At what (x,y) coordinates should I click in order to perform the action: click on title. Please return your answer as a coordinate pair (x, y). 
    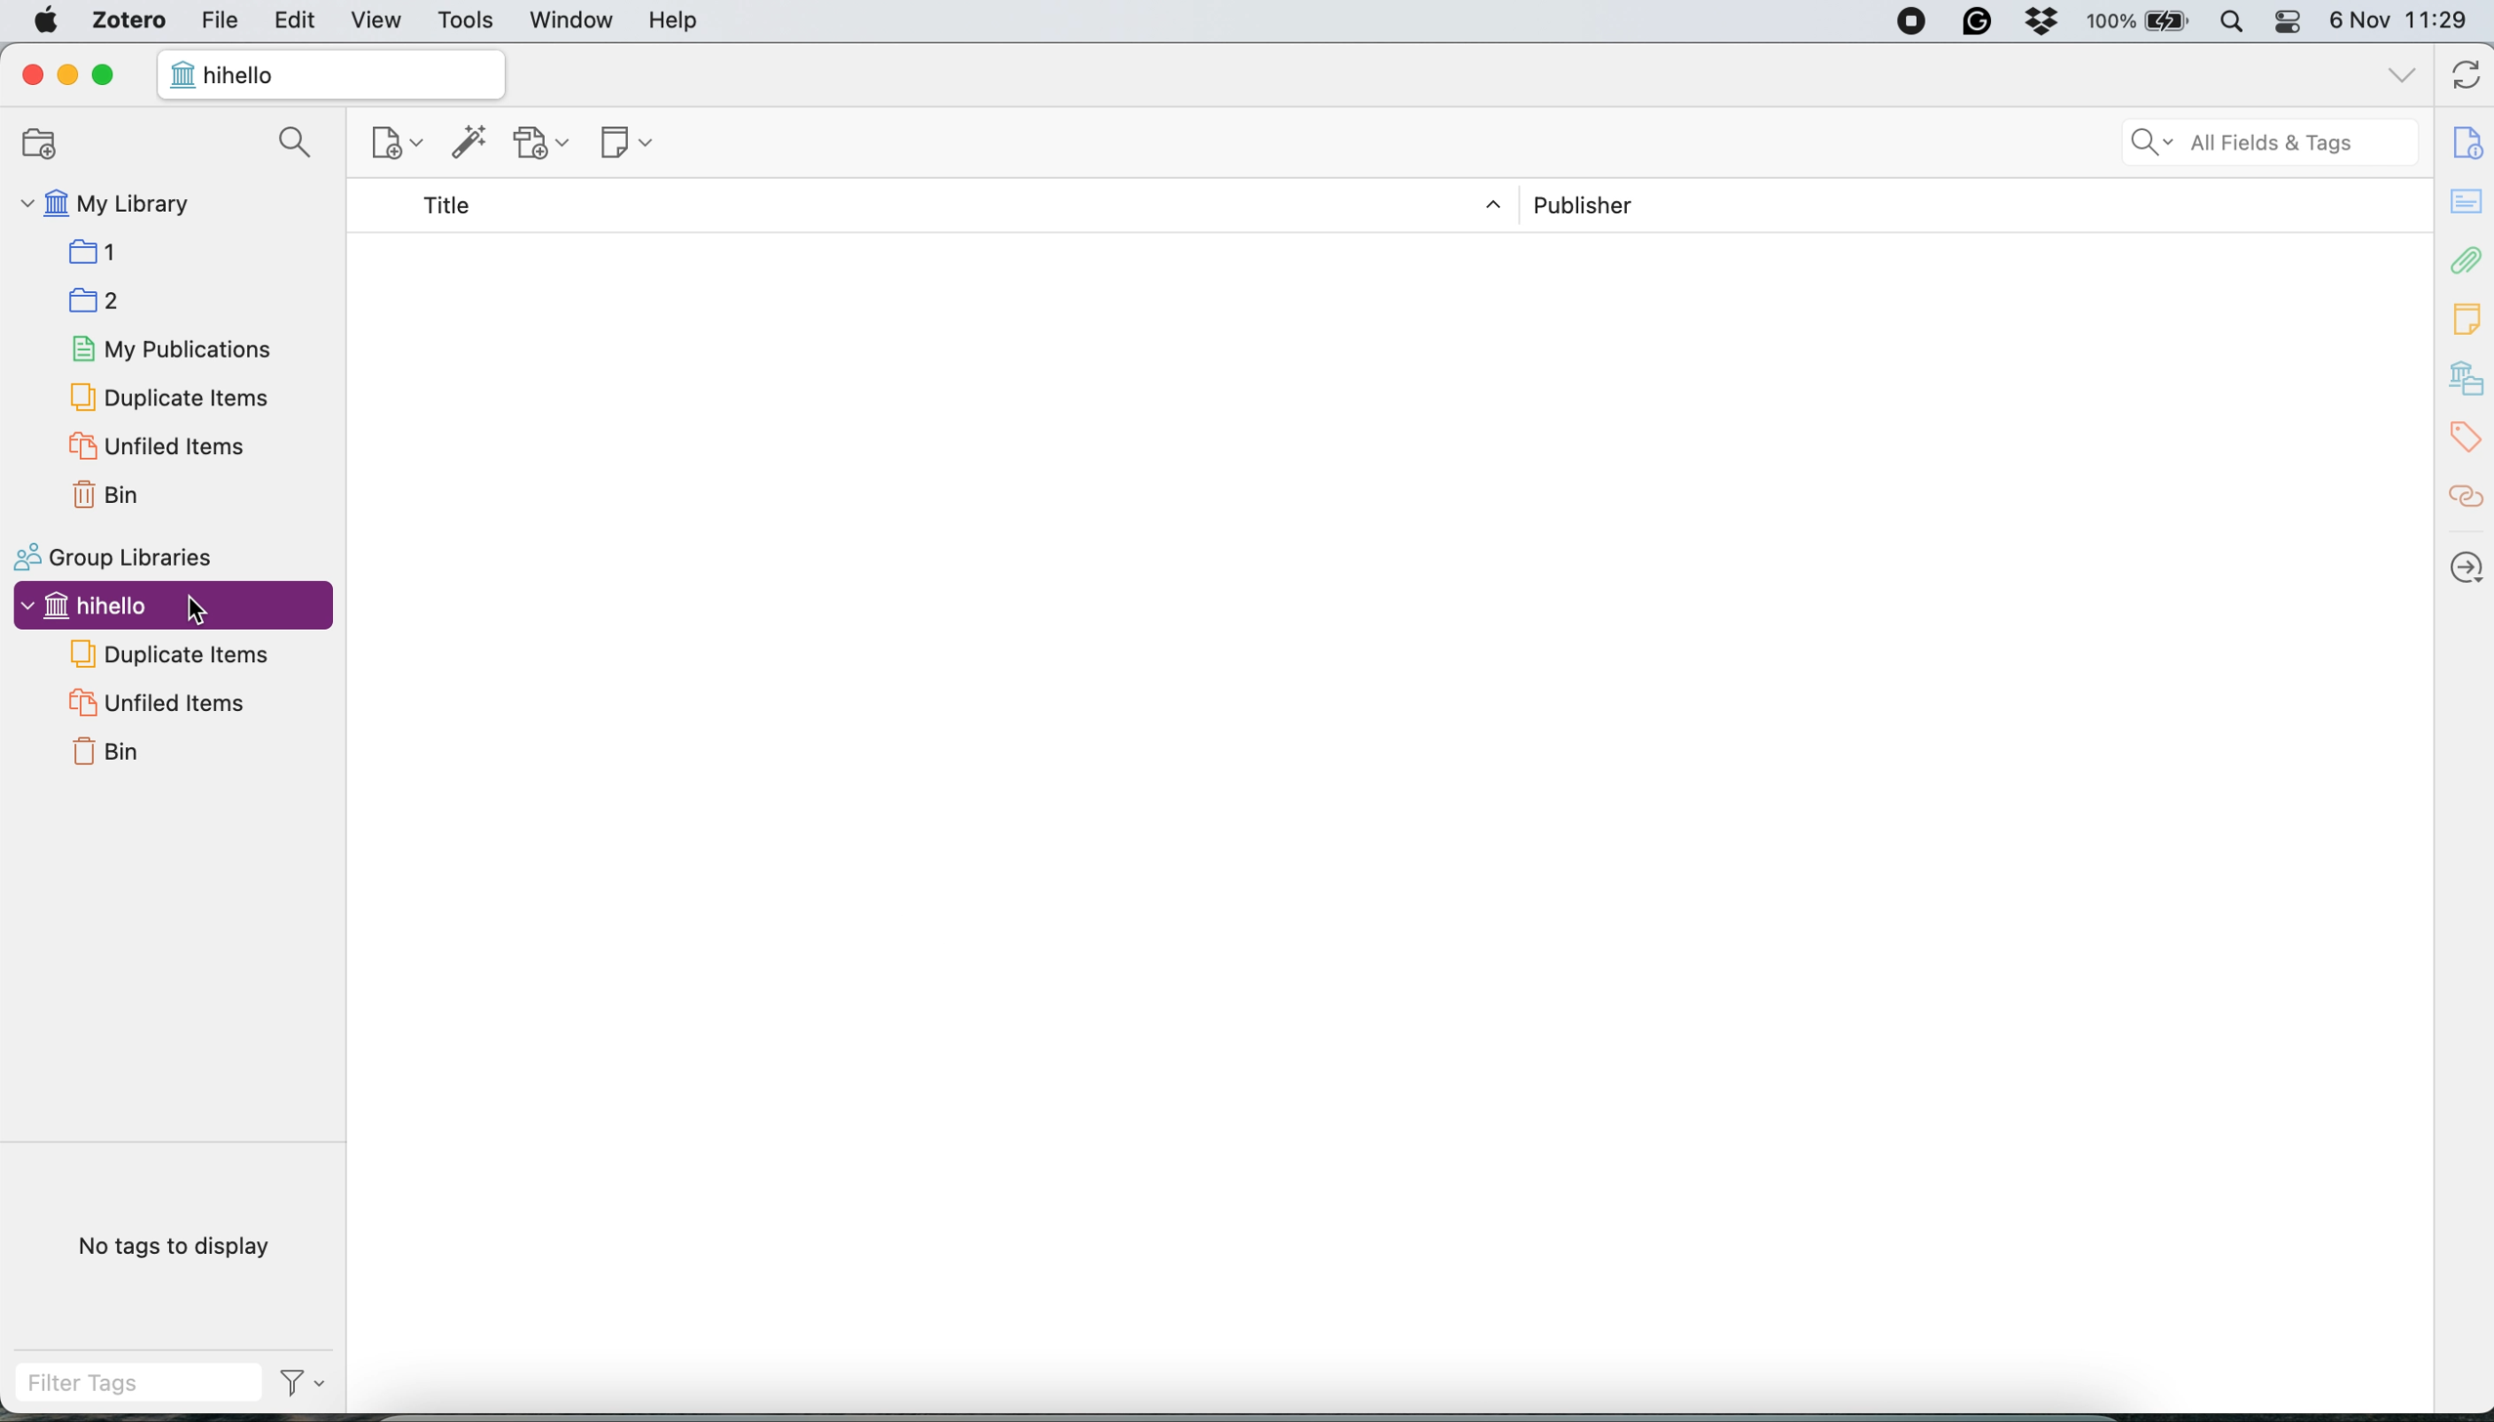
    Looking at the image, I should click on (465, 202).